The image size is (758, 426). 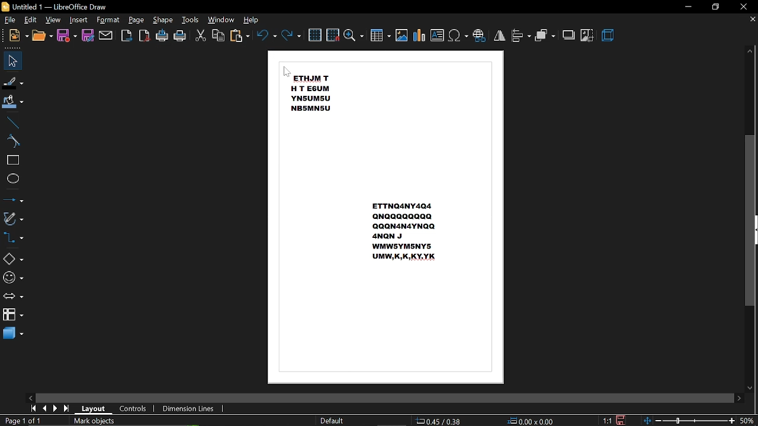 What do you see at coordinates (381, 37) in the screenshot?
I see `insert table` at bounding box center [381, 37].